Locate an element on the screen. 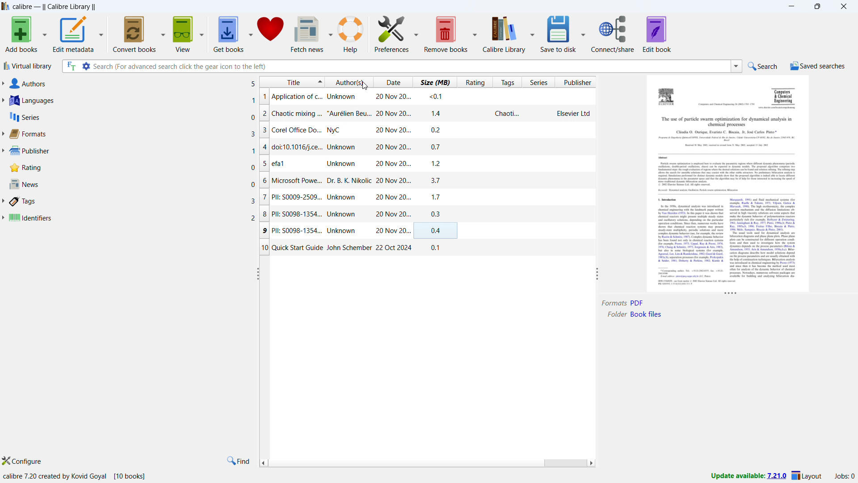 The image size is (858, 483). convert books options is located at coordinates (164, 34).